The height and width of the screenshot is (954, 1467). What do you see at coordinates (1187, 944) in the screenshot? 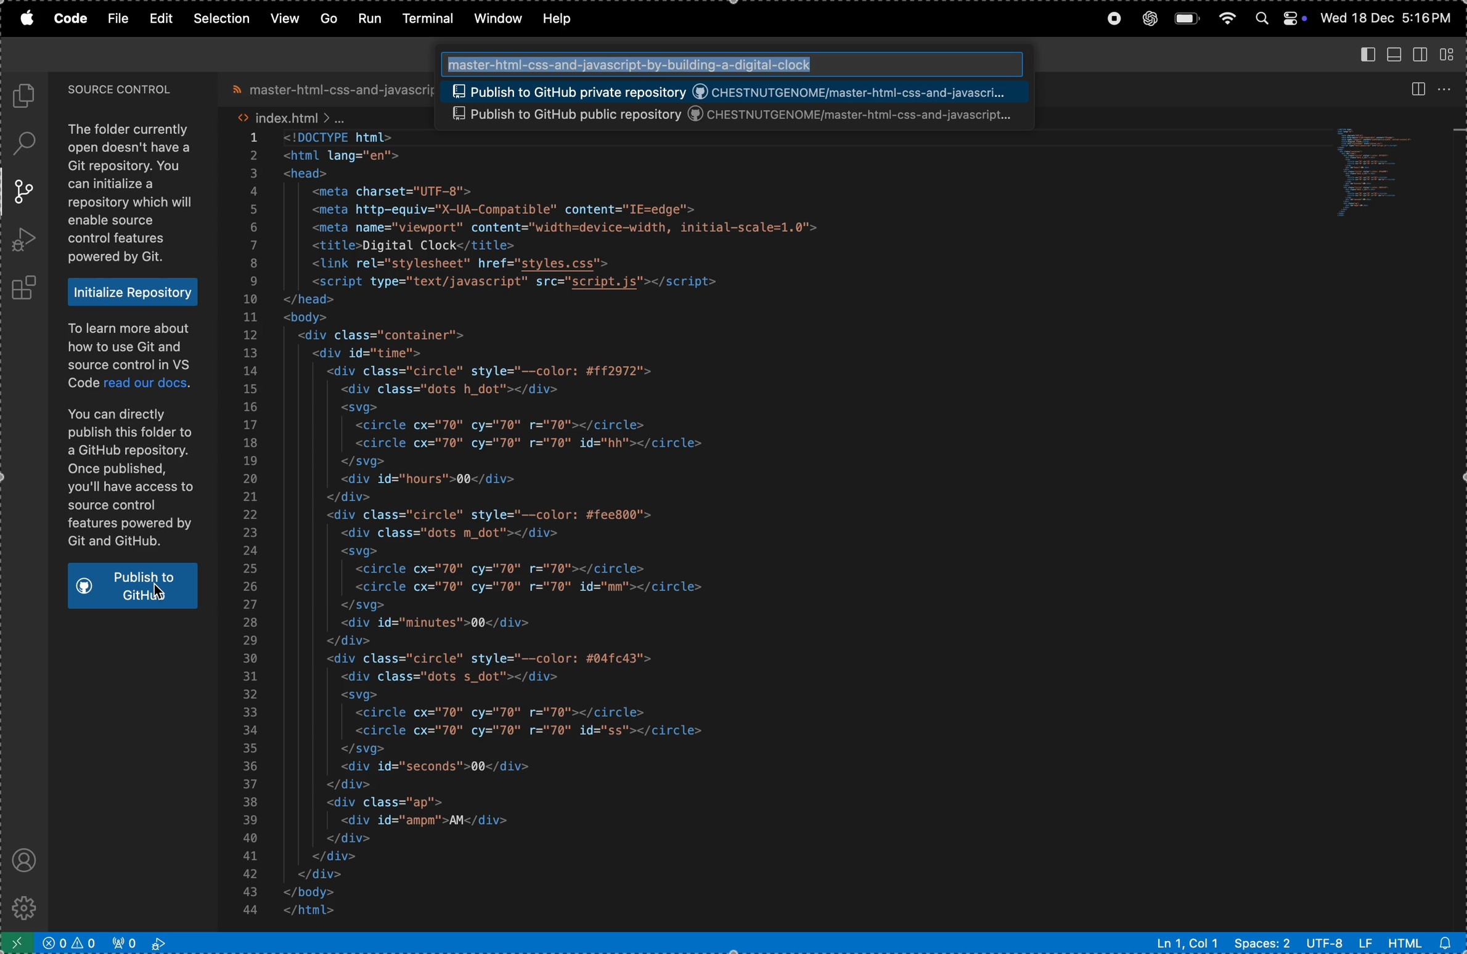
I see `Ln1 col 2` at bounding box center [1187, 944].